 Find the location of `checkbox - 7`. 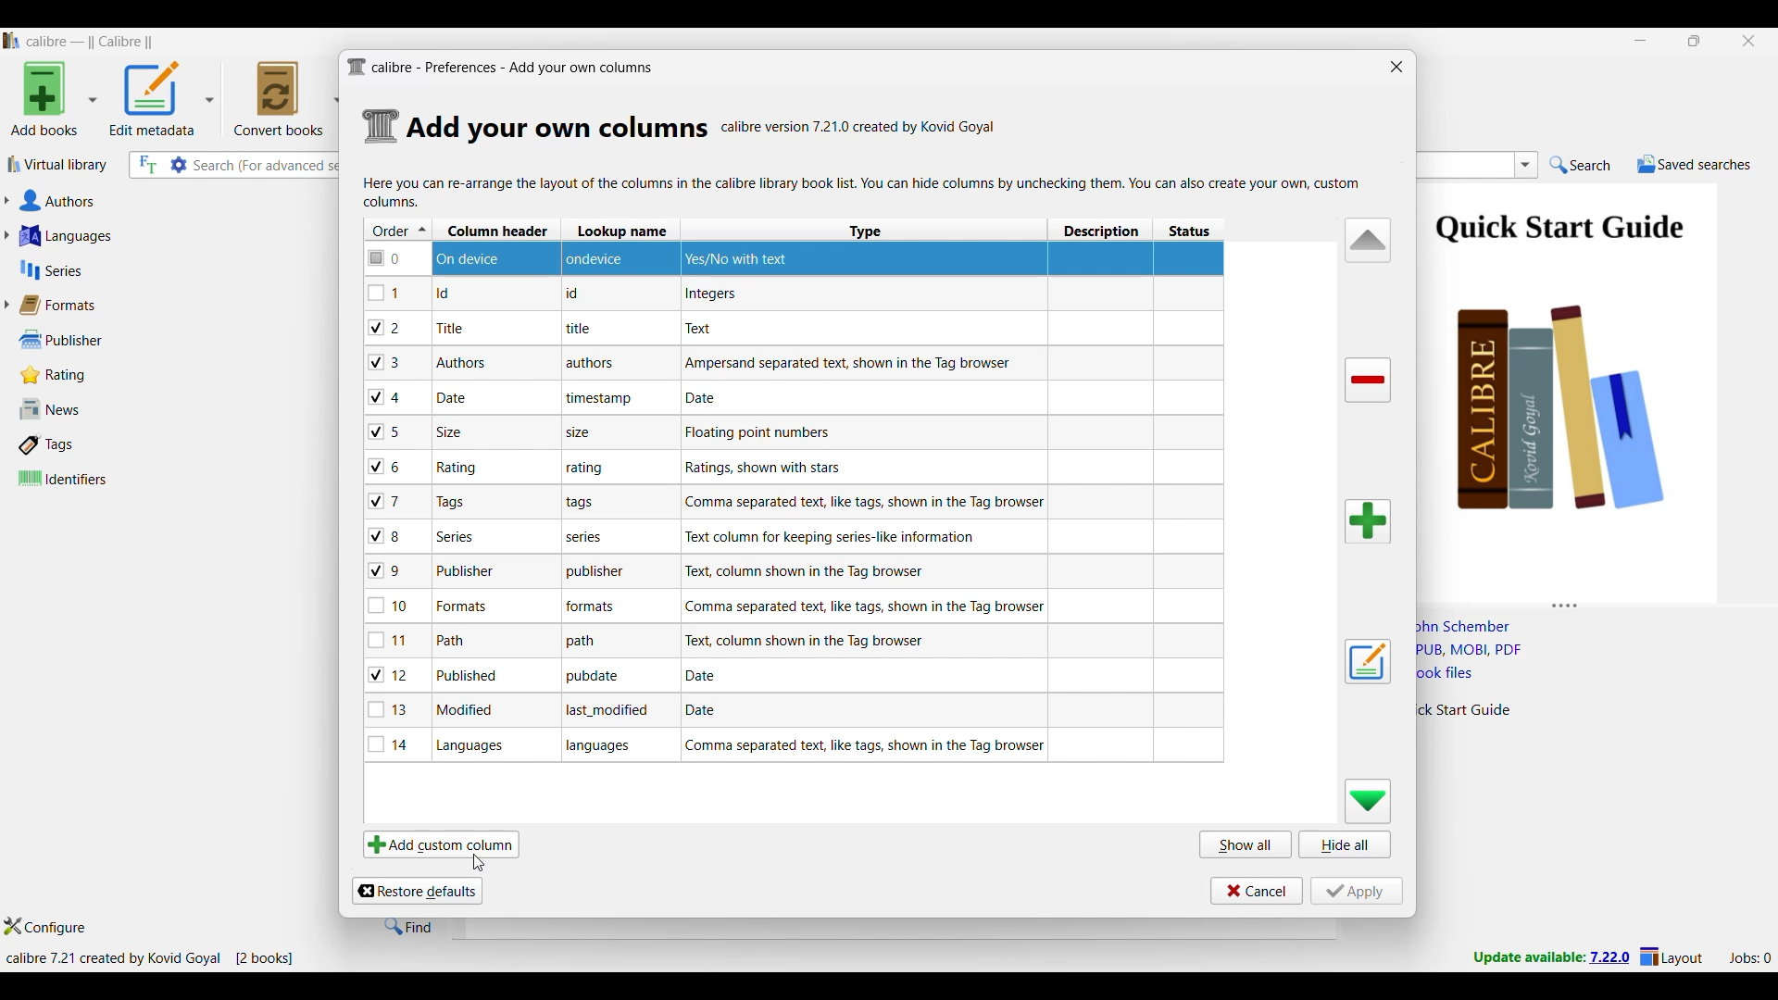

checkbox - 7 is located at coordinates (387, 501).